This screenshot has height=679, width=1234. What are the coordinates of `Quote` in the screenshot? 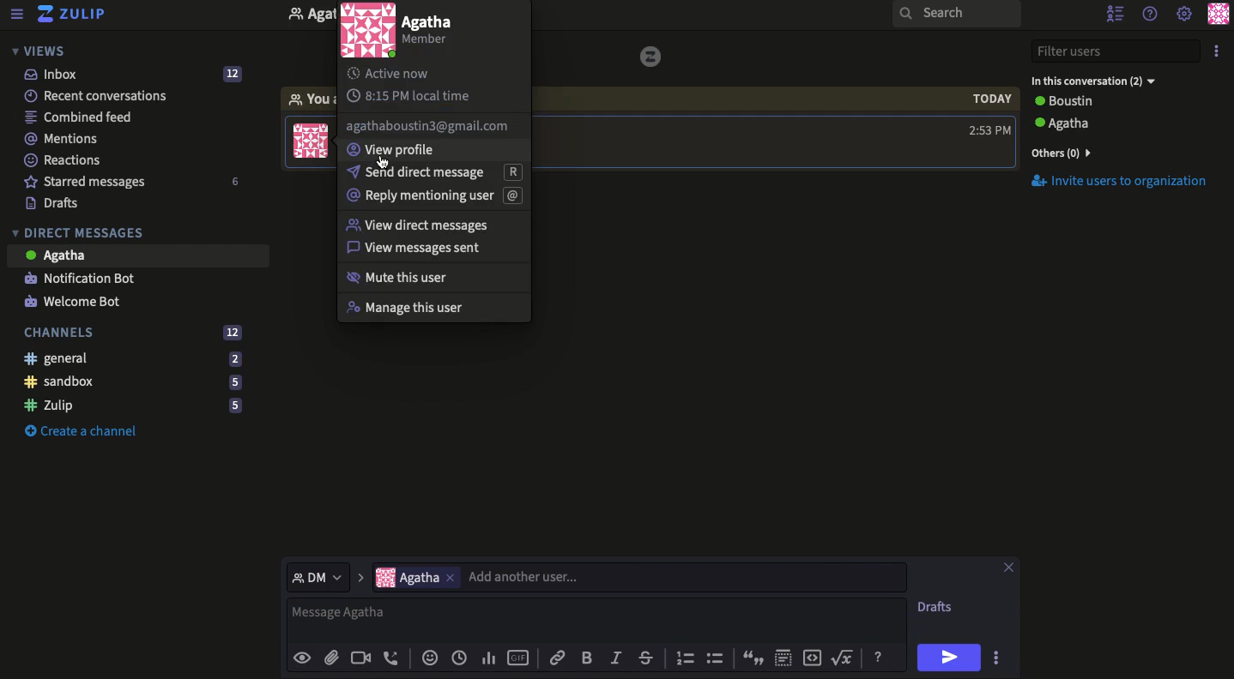 It's located at (755, 657).